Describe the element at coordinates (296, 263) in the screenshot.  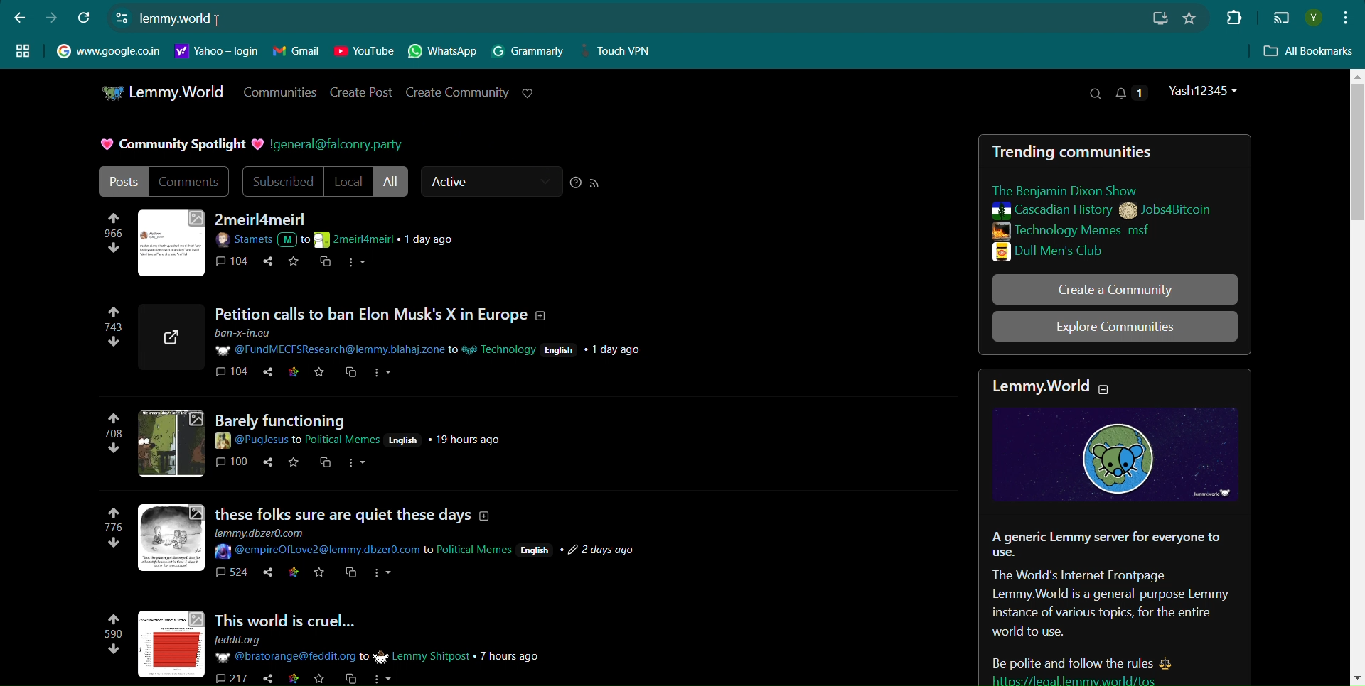
I see `Star` at that location.